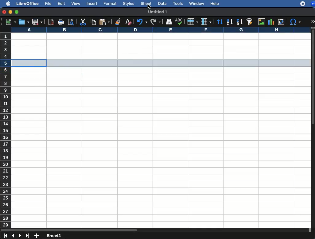 The image size is (315, 239). I want to click on libreoffice, so click(27, 3).